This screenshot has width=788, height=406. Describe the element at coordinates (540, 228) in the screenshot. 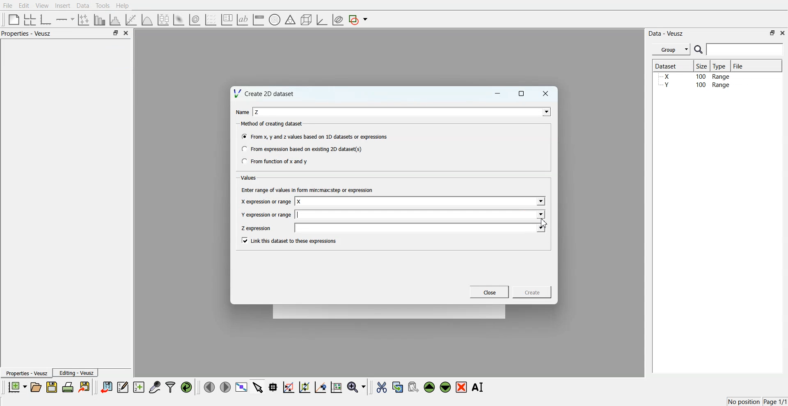

I see `Drop down` at that location.